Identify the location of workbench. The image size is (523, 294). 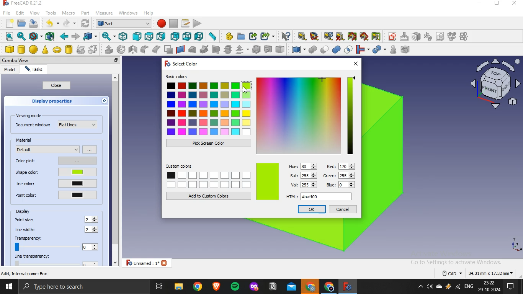
(123, 23).